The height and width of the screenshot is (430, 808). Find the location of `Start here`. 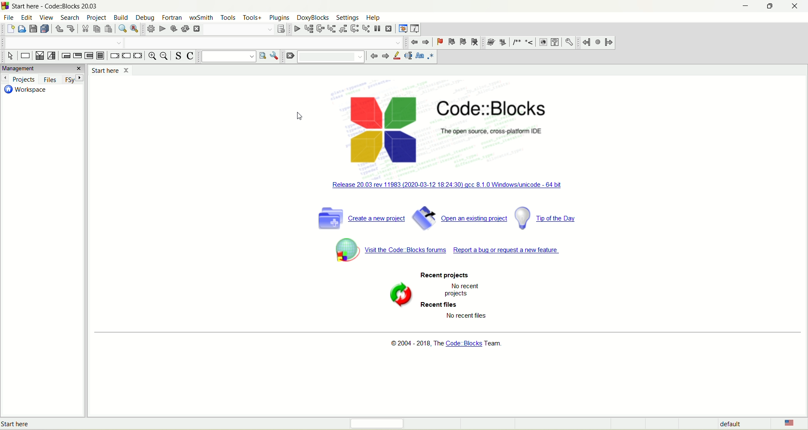

Start here is located at coordinates (112, 71).